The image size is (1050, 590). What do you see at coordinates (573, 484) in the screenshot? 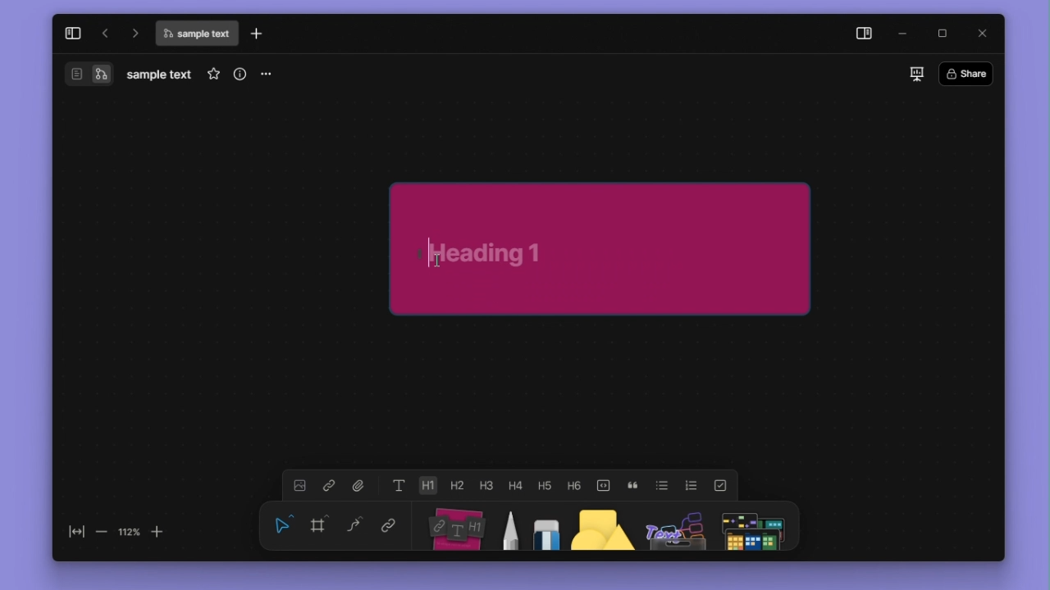
I see `Heading 6` at bounding box center [573, 484].